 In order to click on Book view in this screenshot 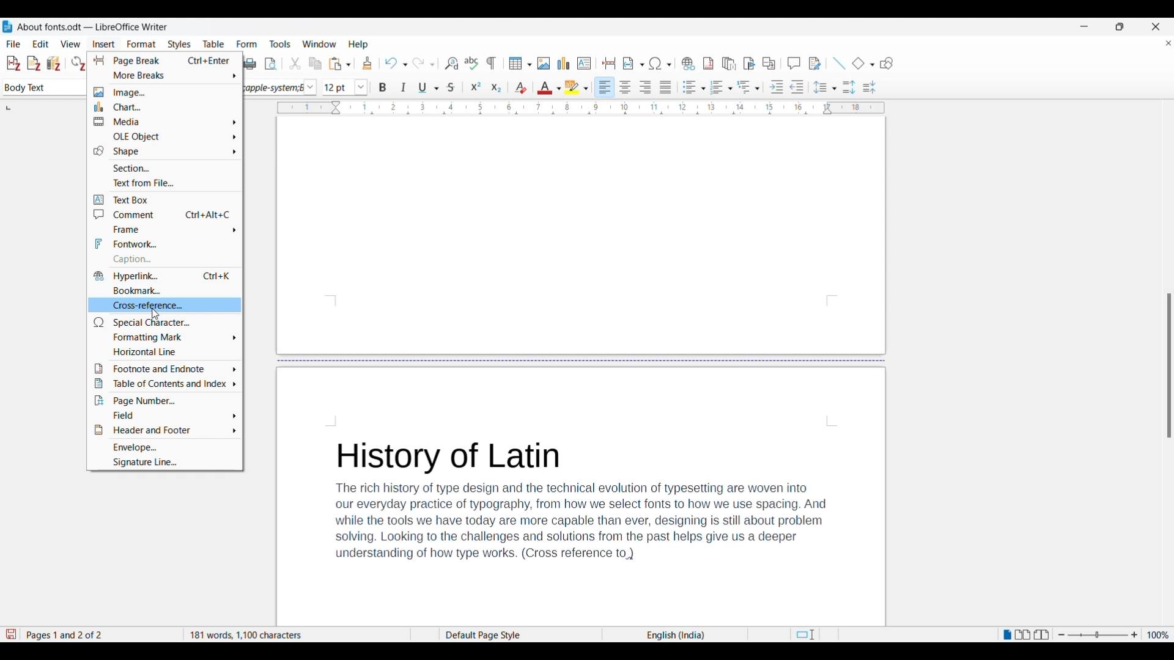, I will do `click(1042, 634)`.